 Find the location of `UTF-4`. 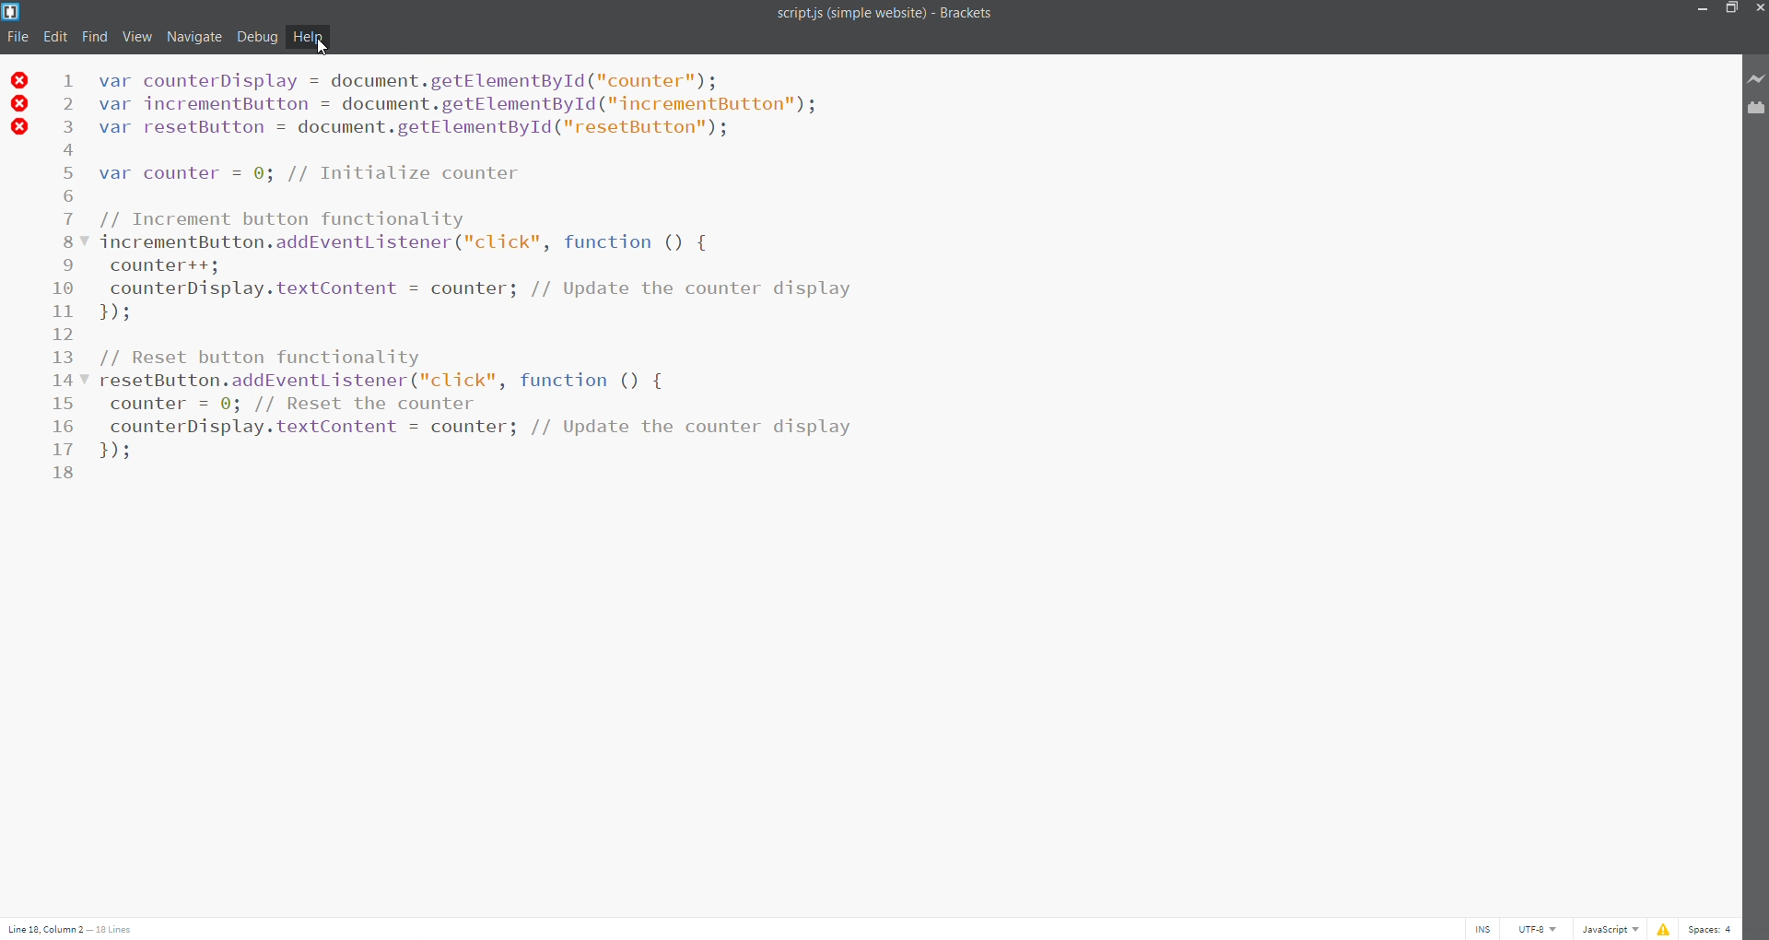

UTF-4 is located at coordinates (1543, 929).